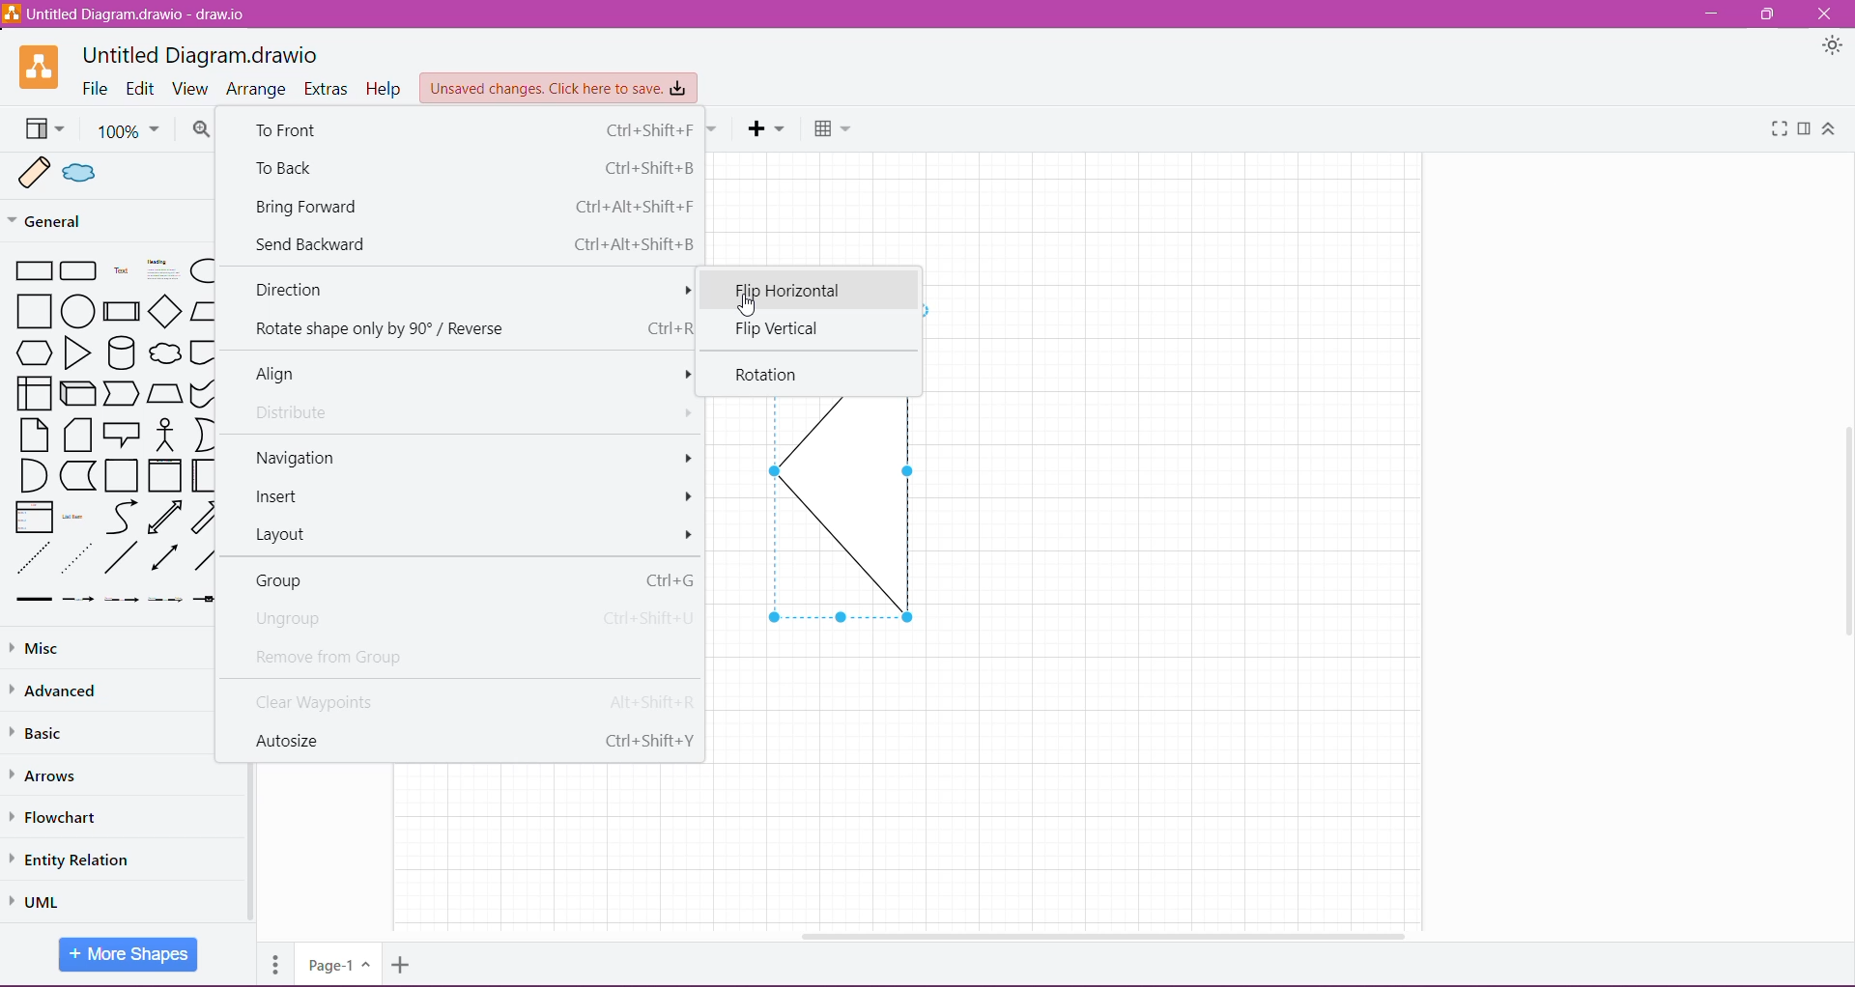  Describe the element at coordinates (468, 657) in the screenshot. I see `Remove from Group` at that location.